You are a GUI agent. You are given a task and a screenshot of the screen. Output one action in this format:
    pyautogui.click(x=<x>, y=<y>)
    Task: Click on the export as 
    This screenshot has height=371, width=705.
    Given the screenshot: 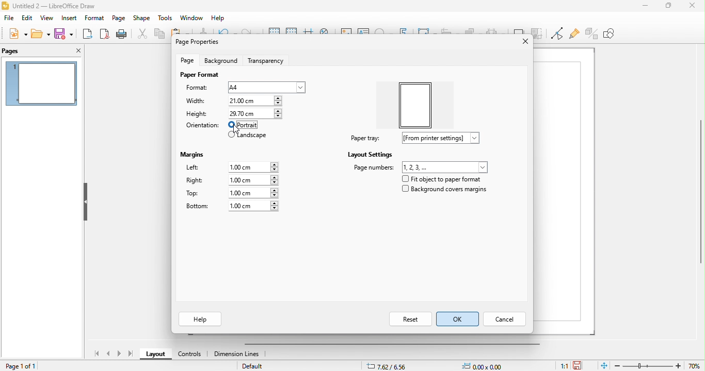 What is the action you would take?
    pyautogui.click(x=88, y=34)
    